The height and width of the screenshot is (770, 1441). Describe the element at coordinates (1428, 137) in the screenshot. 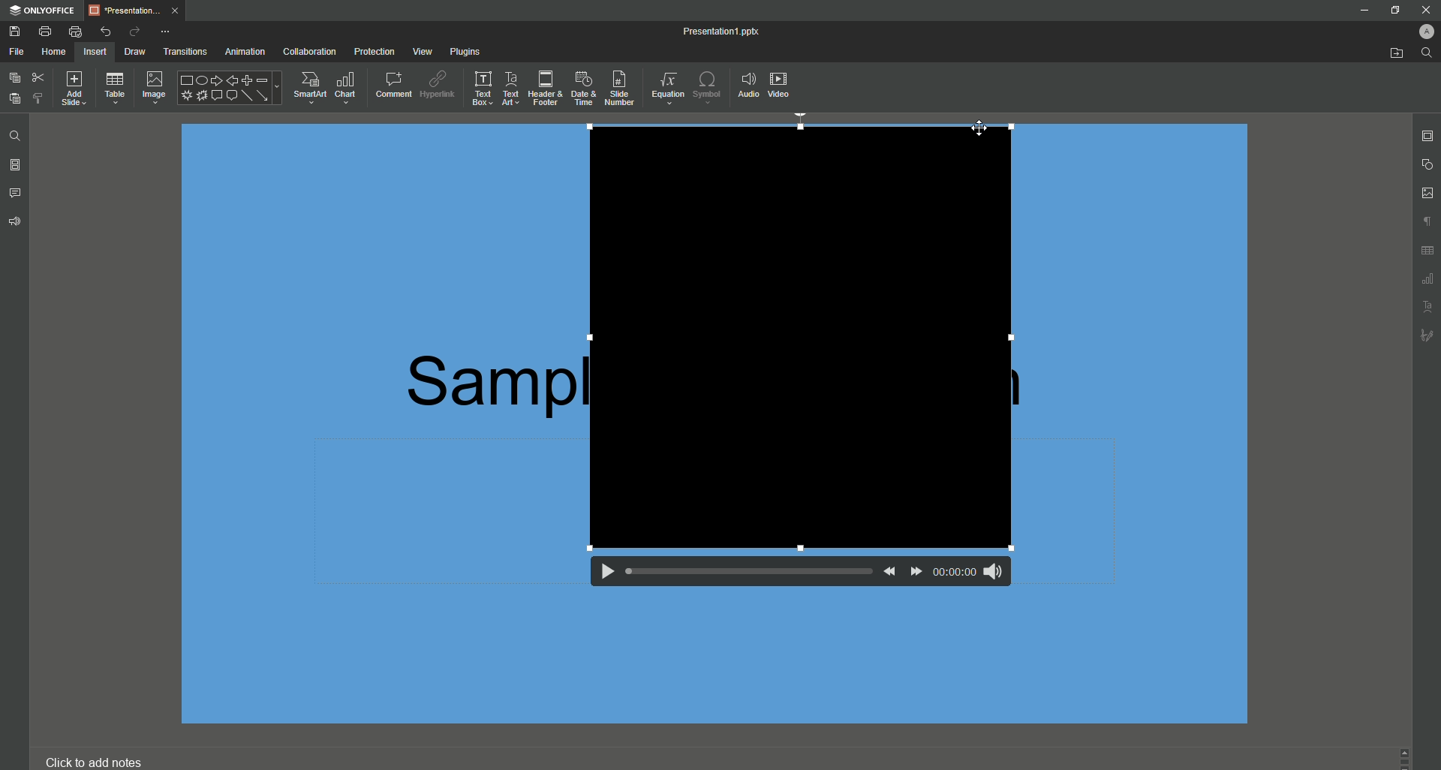

I see `Slide Settings` at that location.